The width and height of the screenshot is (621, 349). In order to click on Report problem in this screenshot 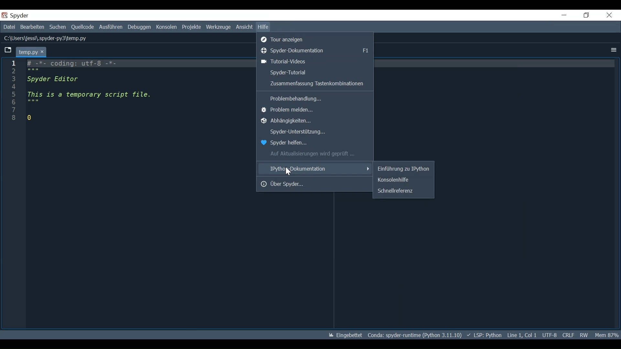, I will do `click(316, 110)`.